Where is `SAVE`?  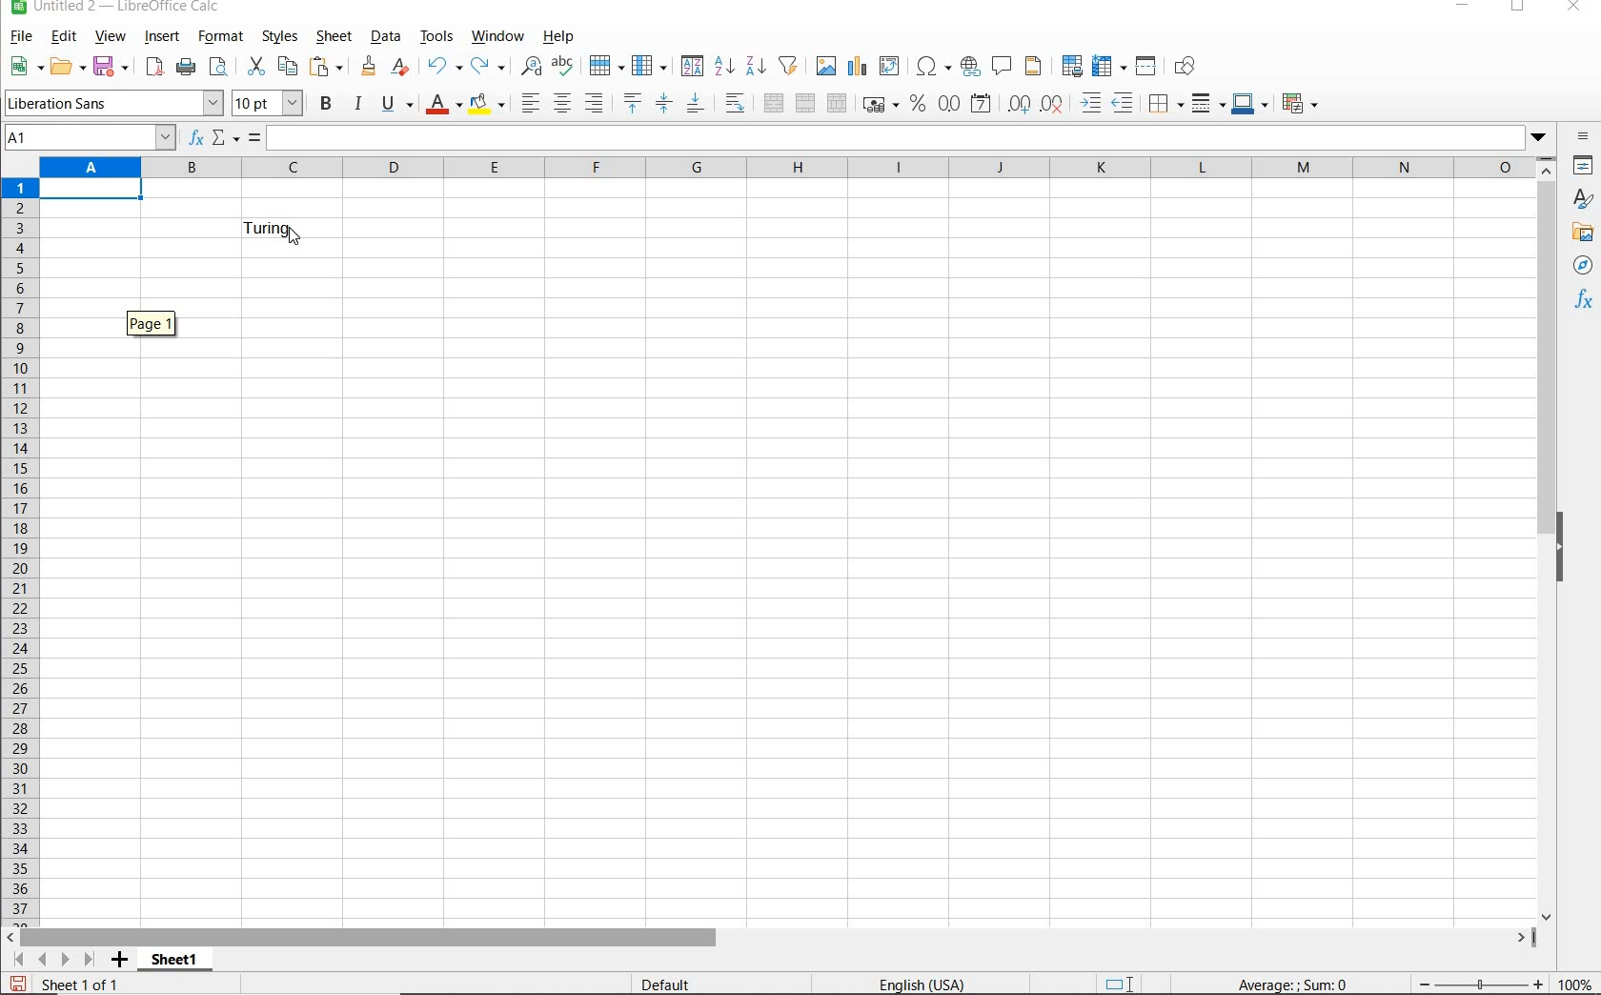 SAVE is located at coordinates (111, 66).